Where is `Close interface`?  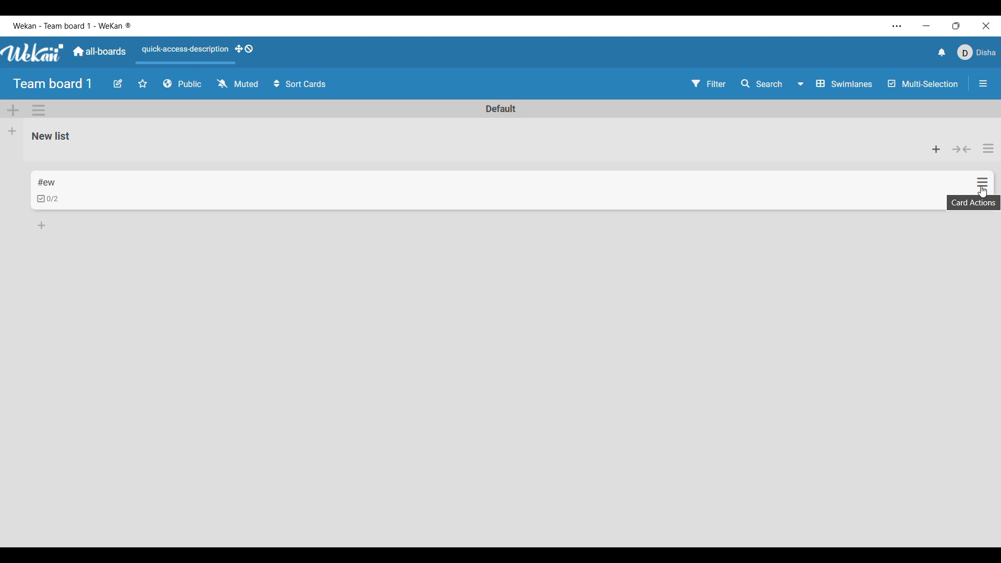
Close interface is located at coordinates (986, 26).